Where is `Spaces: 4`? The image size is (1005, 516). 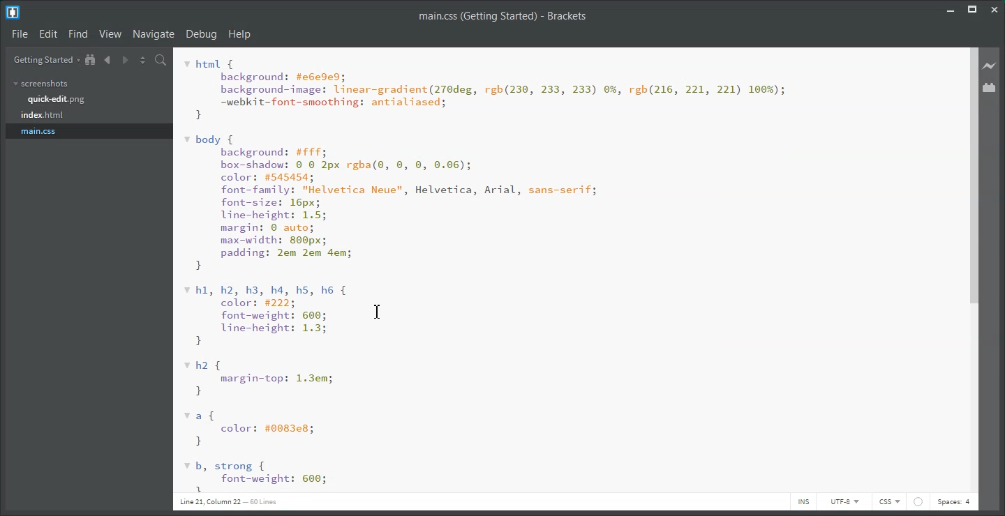 Spaces: 4 is located at coordinates (958, 503).